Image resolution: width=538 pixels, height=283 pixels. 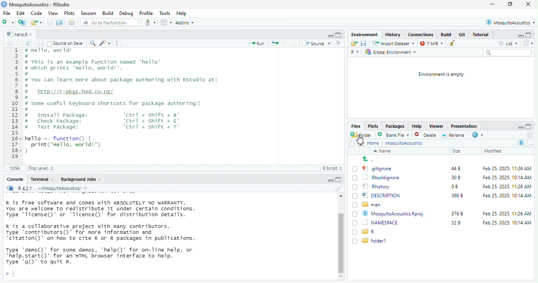 What do you see at coordinates (365, 44) in the screenshot?
I see `save current document` at bounding box center [365, 44].